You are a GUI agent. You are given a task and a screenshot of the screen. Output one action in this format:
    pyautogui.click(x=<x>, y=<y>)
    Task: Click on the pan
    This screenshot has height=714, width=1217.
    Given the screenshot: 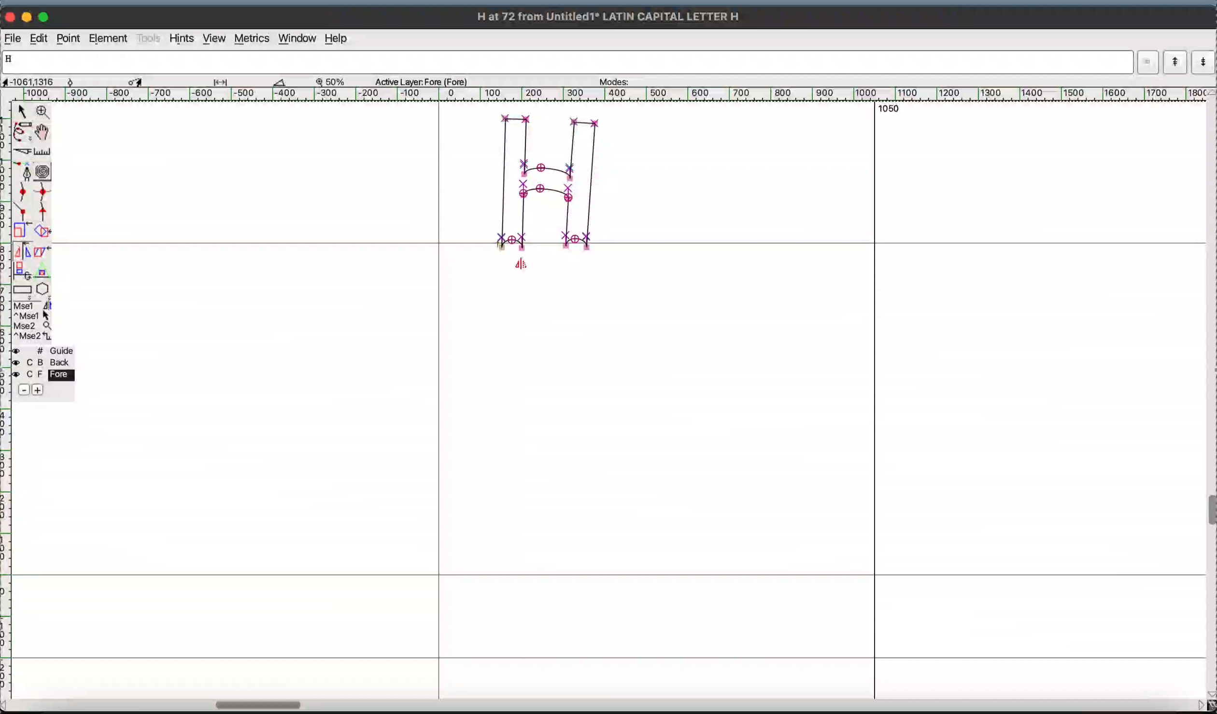 What is the action you would take?
    pyautogui.click(x=45, y=132)
    